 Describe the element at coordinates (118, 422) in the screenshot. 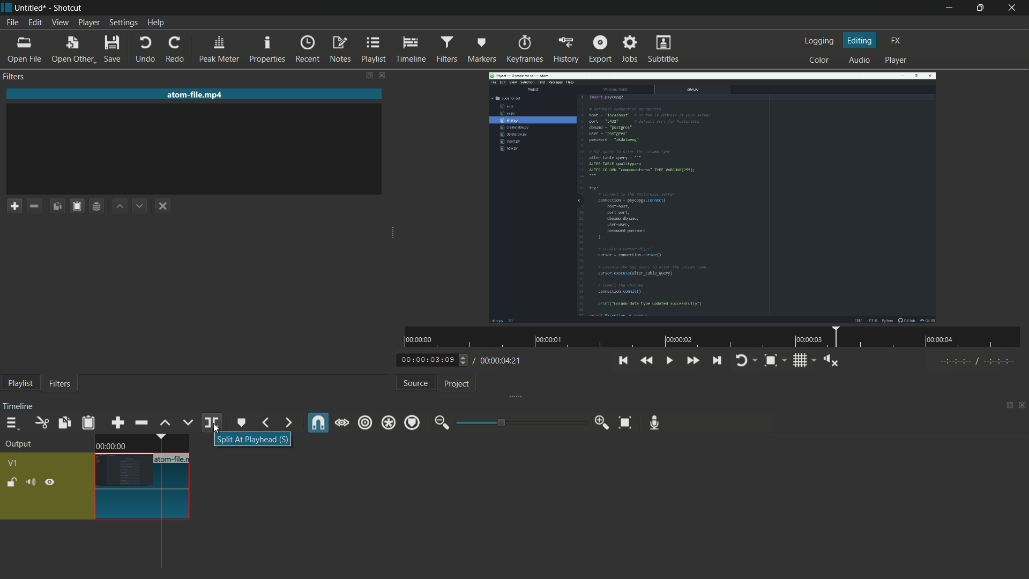

I see `append` at that location.